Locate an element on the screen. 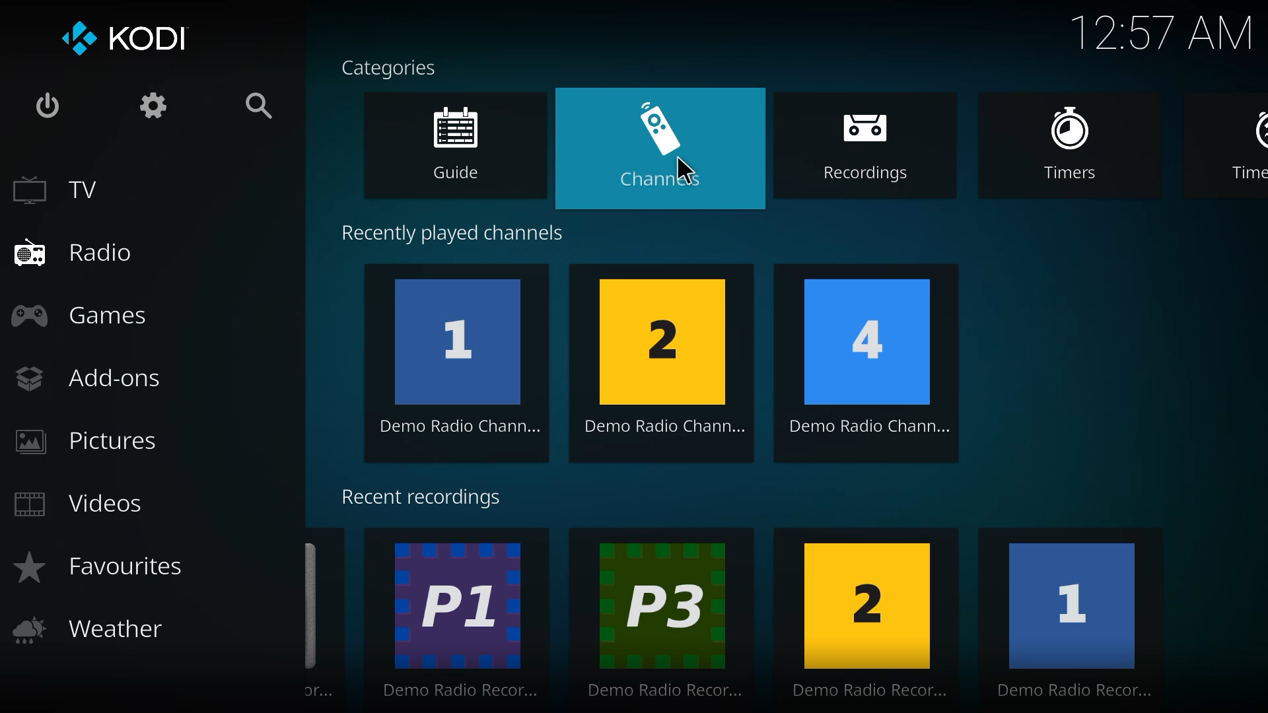  recordings is located at coordinates (876, 149).